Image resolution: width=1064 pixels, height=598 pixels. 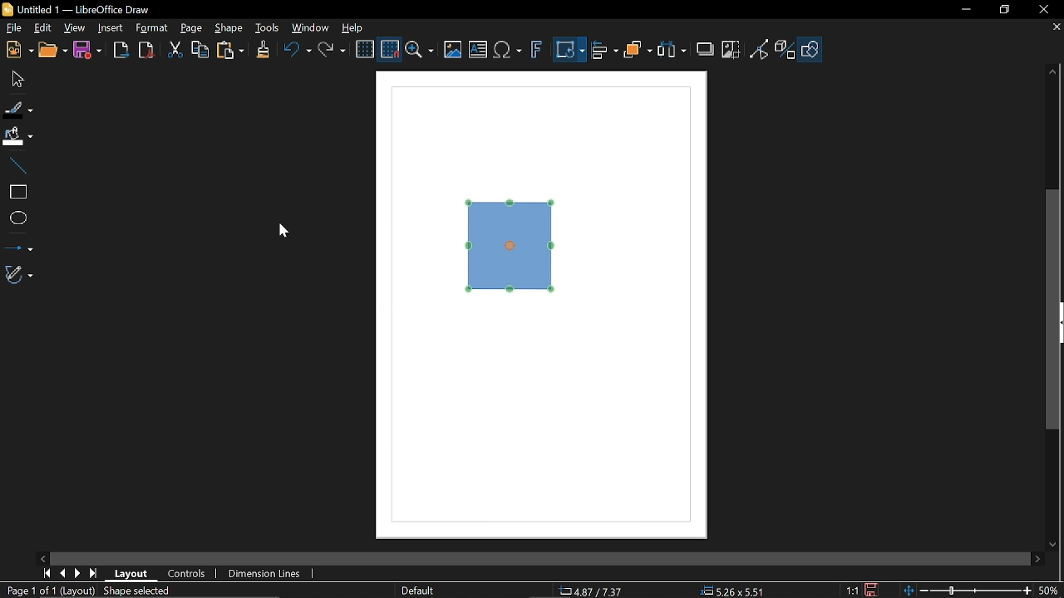 What do you see at coordinates (331, 51) in the screenshot?
I see `Redo` at bounding box center [331, 51].